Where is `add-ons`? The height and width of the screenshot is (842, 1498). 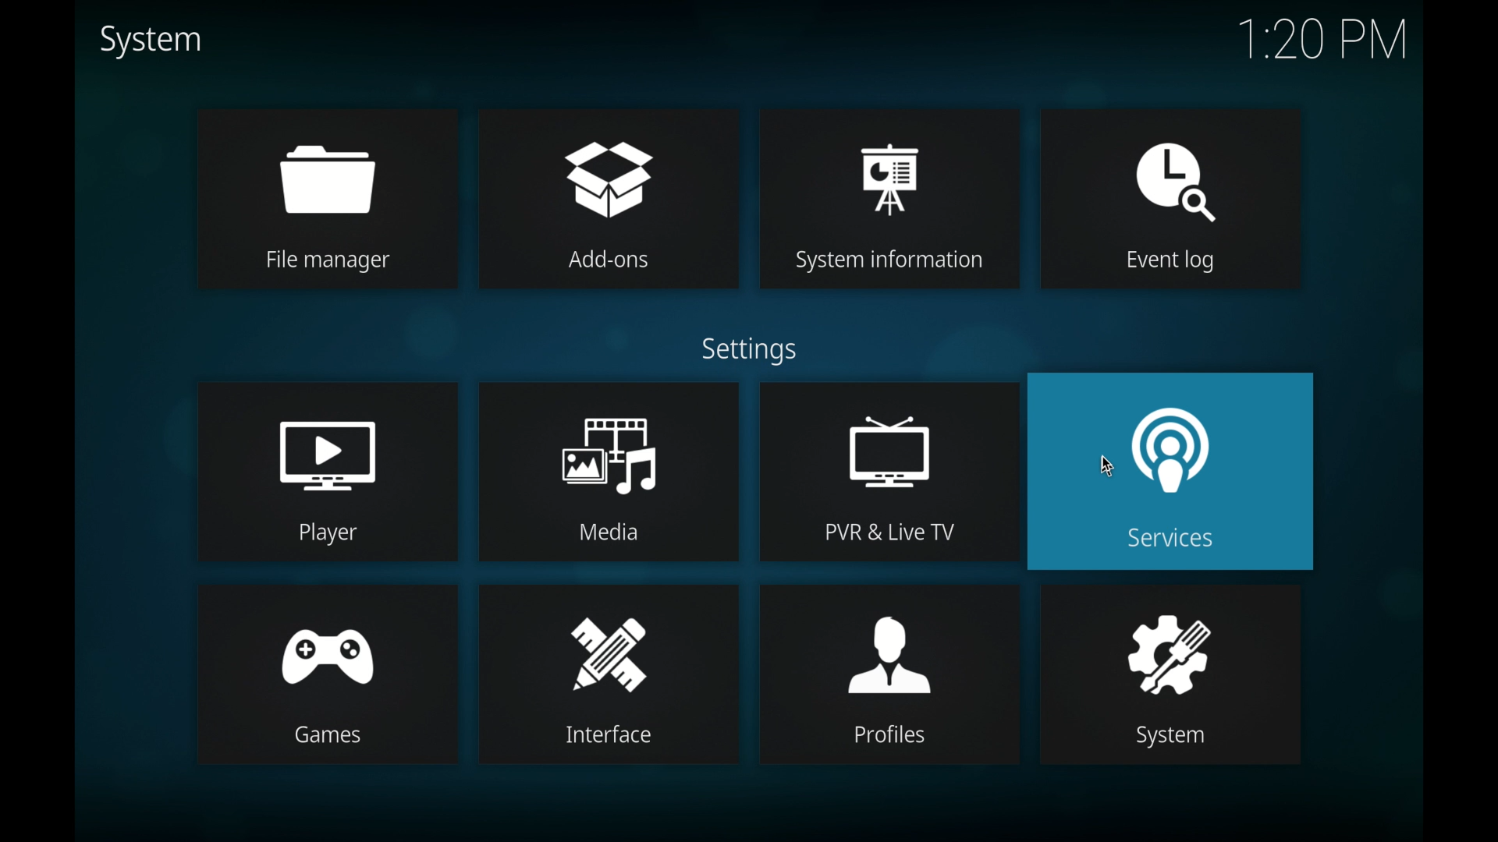 add-ons is located at coordinates (608, 200).